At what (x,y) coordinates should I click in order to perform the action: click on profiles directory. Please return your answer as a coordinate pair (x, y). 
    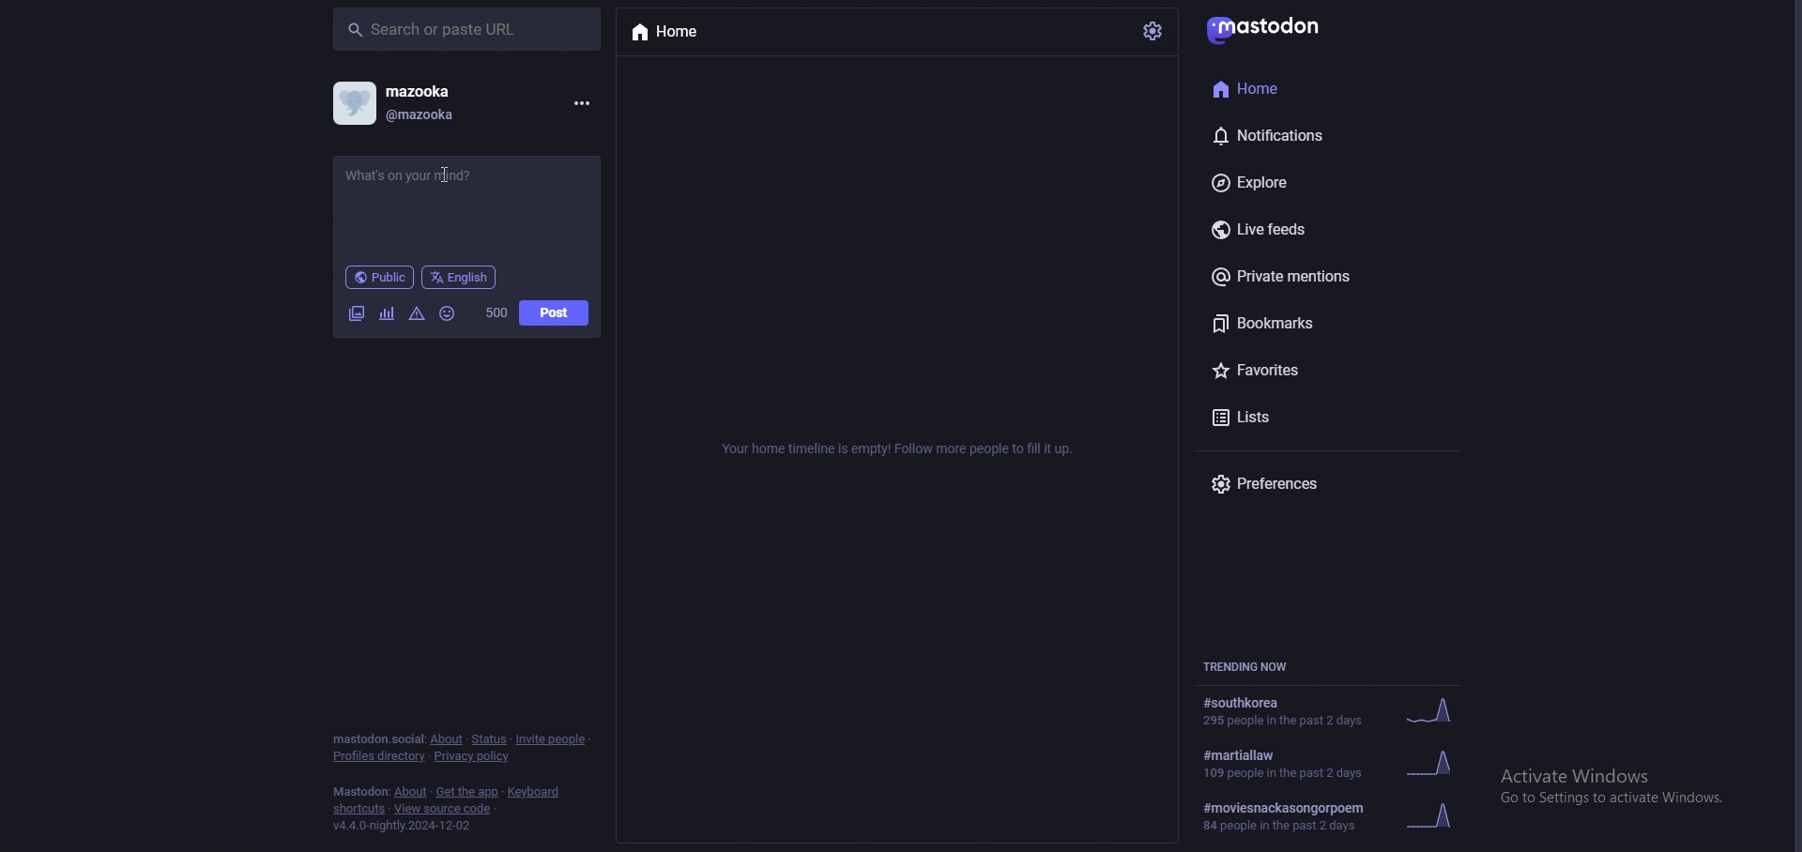
    Looking at the image, I should click on (380, 757).